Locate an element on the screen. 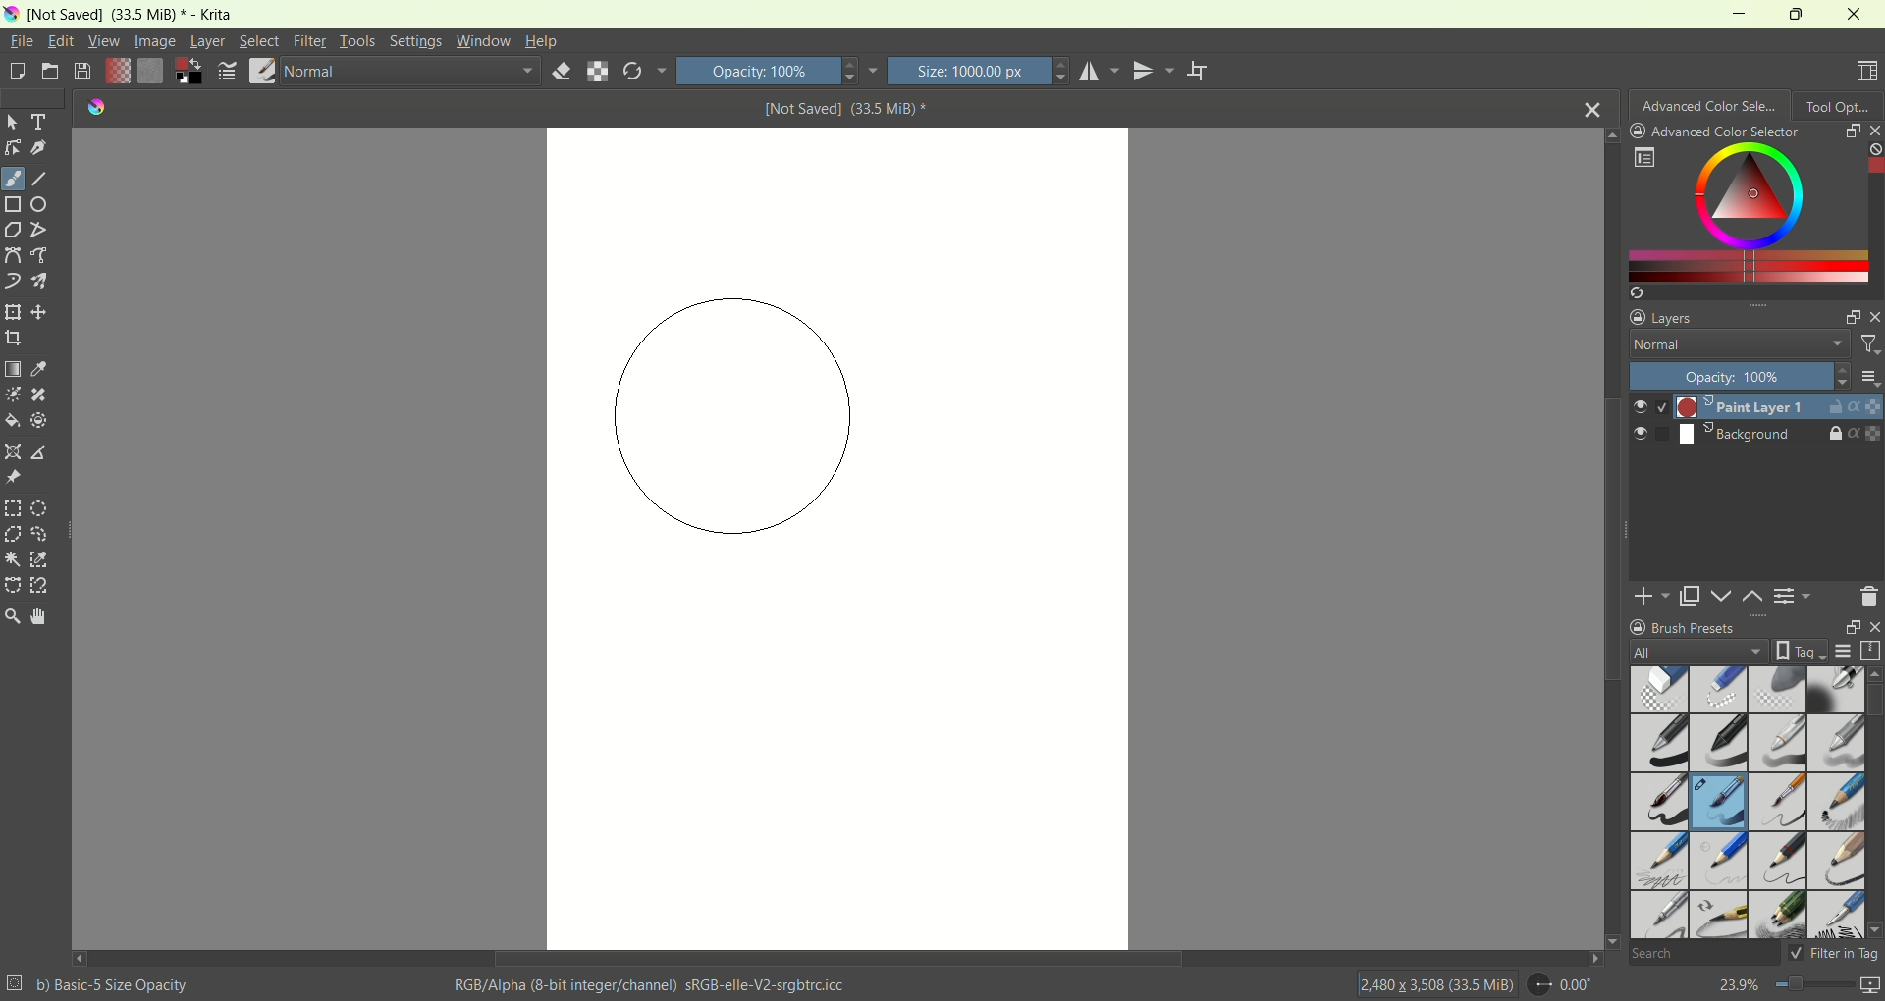  vertical scroll bar is located at coordinates (1873, 211).